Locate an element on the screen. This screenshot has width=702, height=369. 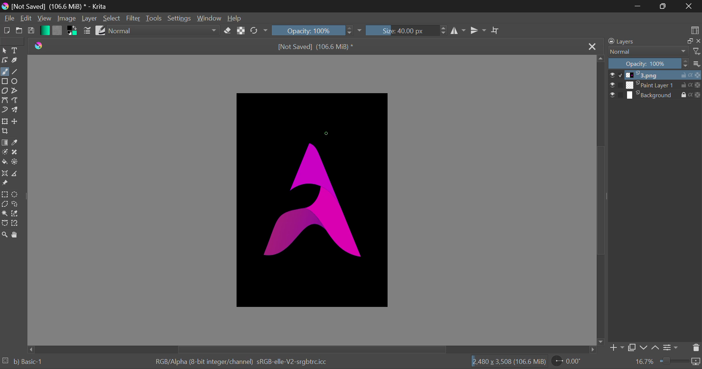
Minimize is located at coordinates (662, 6).